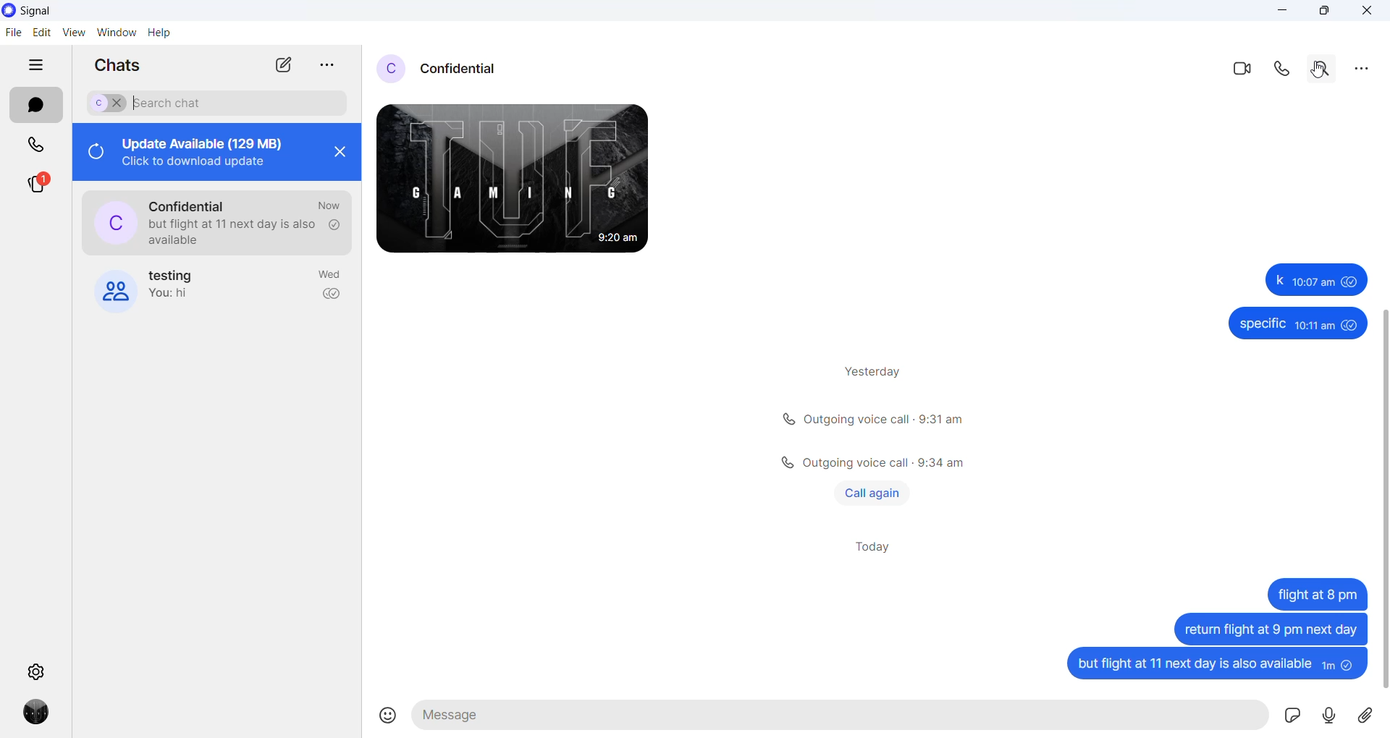  I want to click on voicemail, so click(1331, 716).